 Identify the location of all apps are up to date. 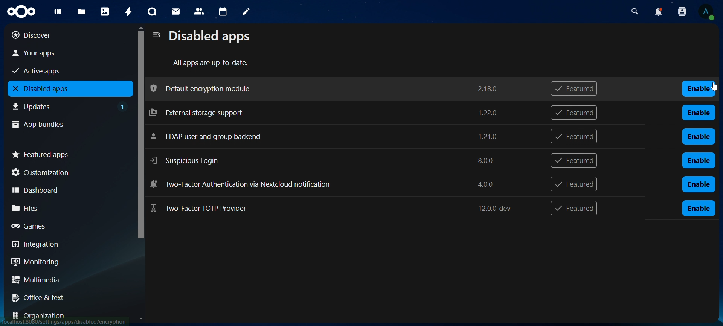
(212, 63).